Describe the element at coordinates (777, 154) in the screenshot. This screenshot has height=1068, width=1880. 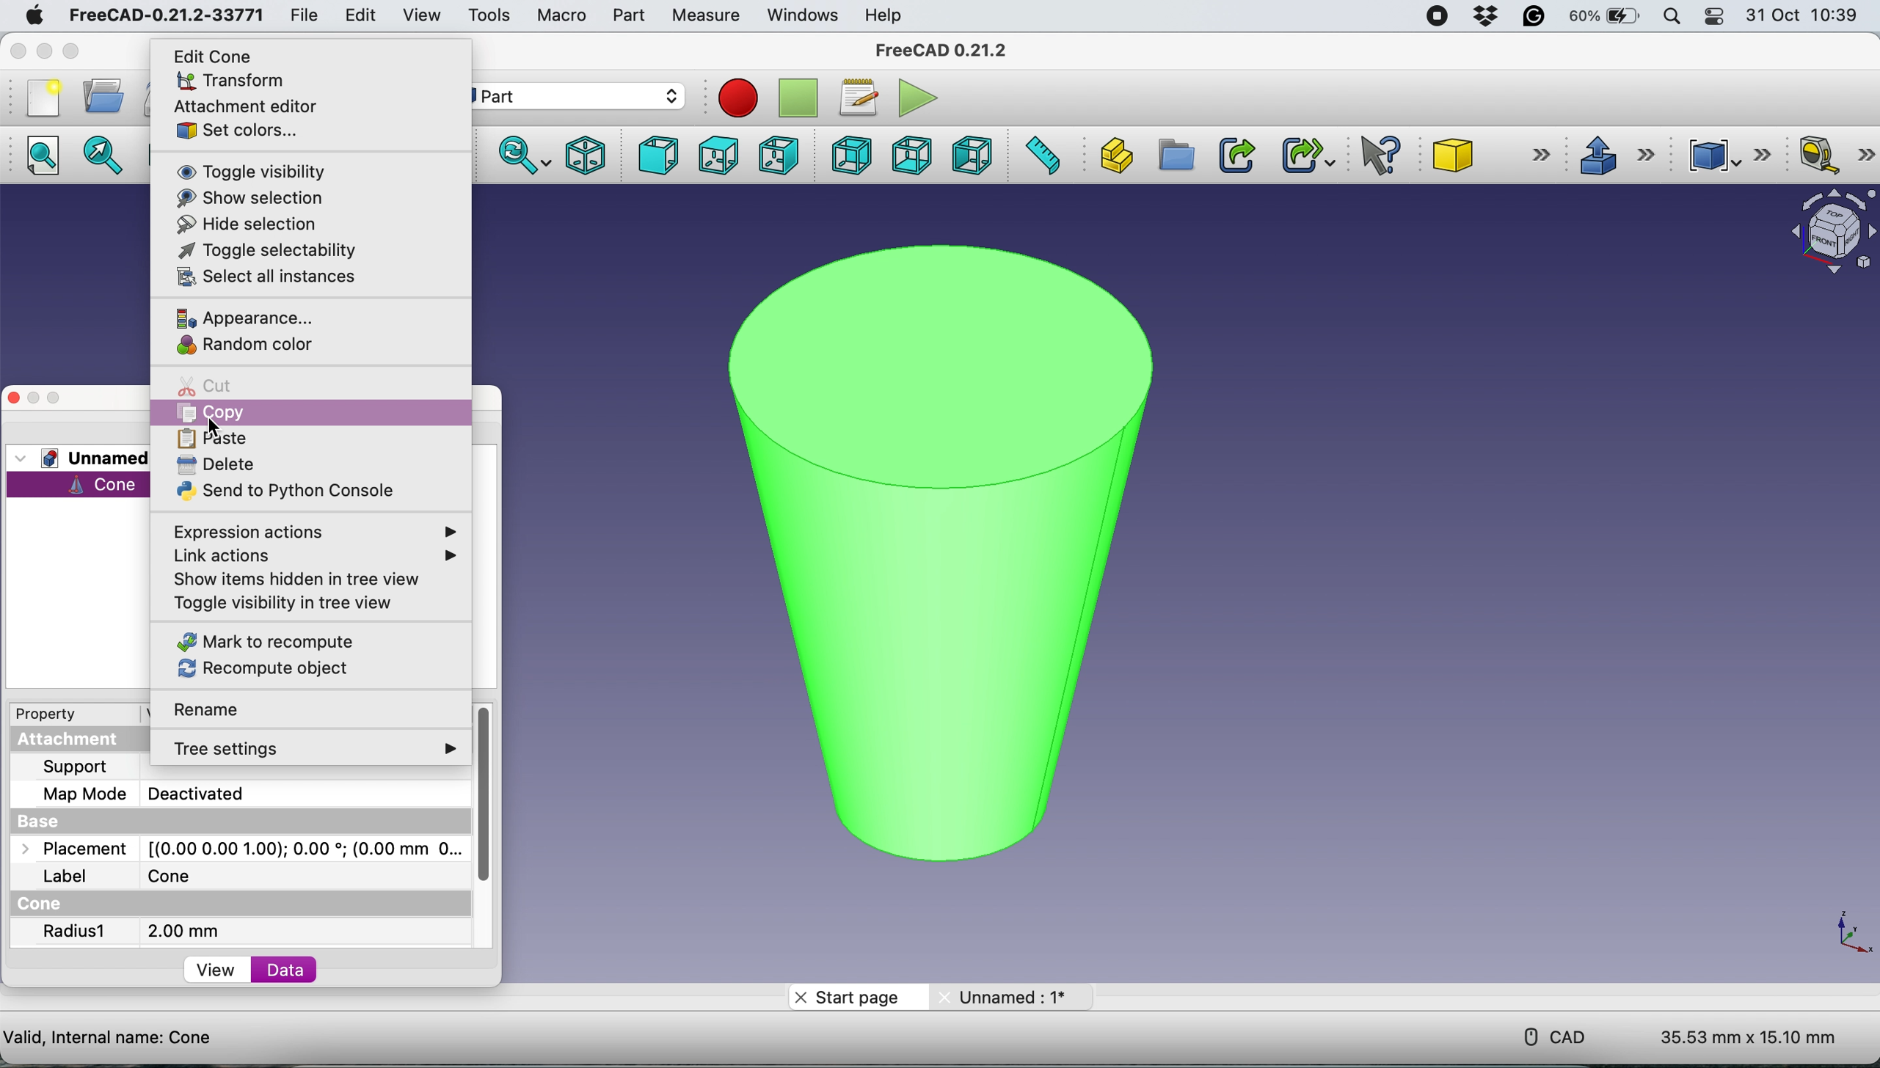
I see `right` at that location.